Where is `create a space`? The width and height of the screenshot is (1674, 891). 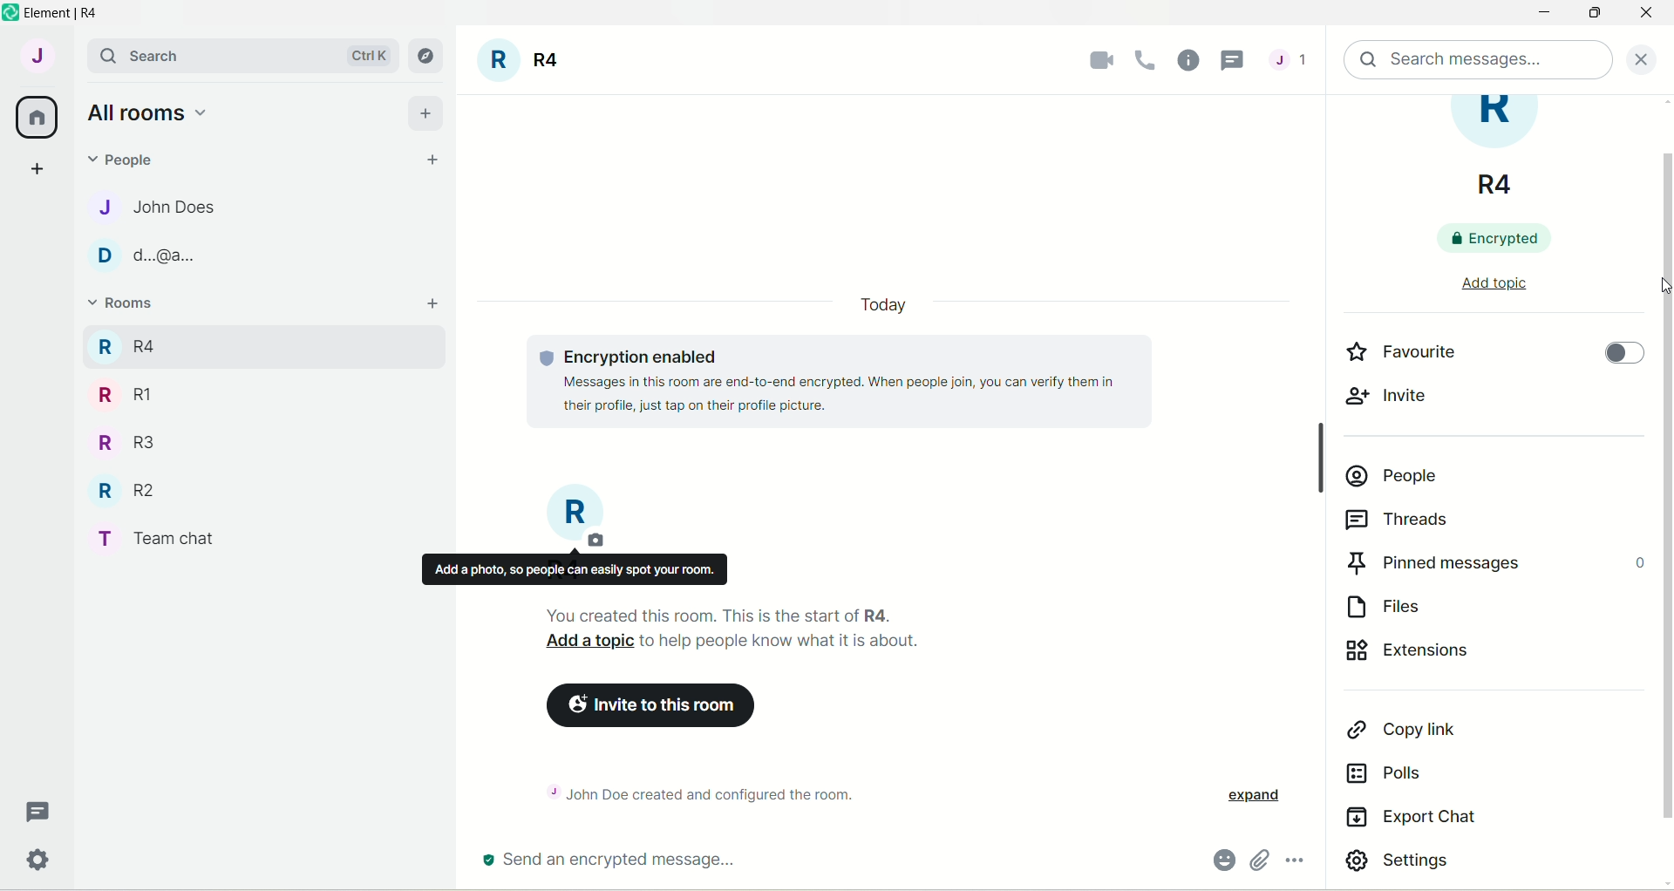
create a space is located at coordinates (36, 167).